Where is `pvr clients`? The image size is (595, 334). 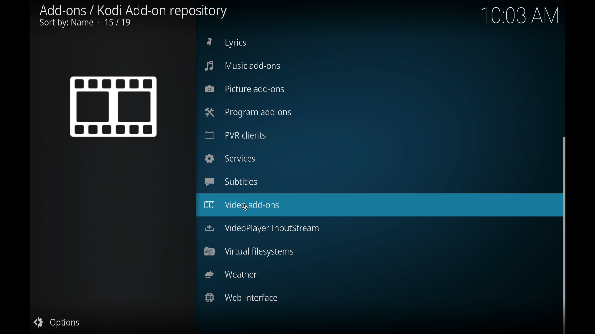
pvr clients is located at coordinates (236, 135).